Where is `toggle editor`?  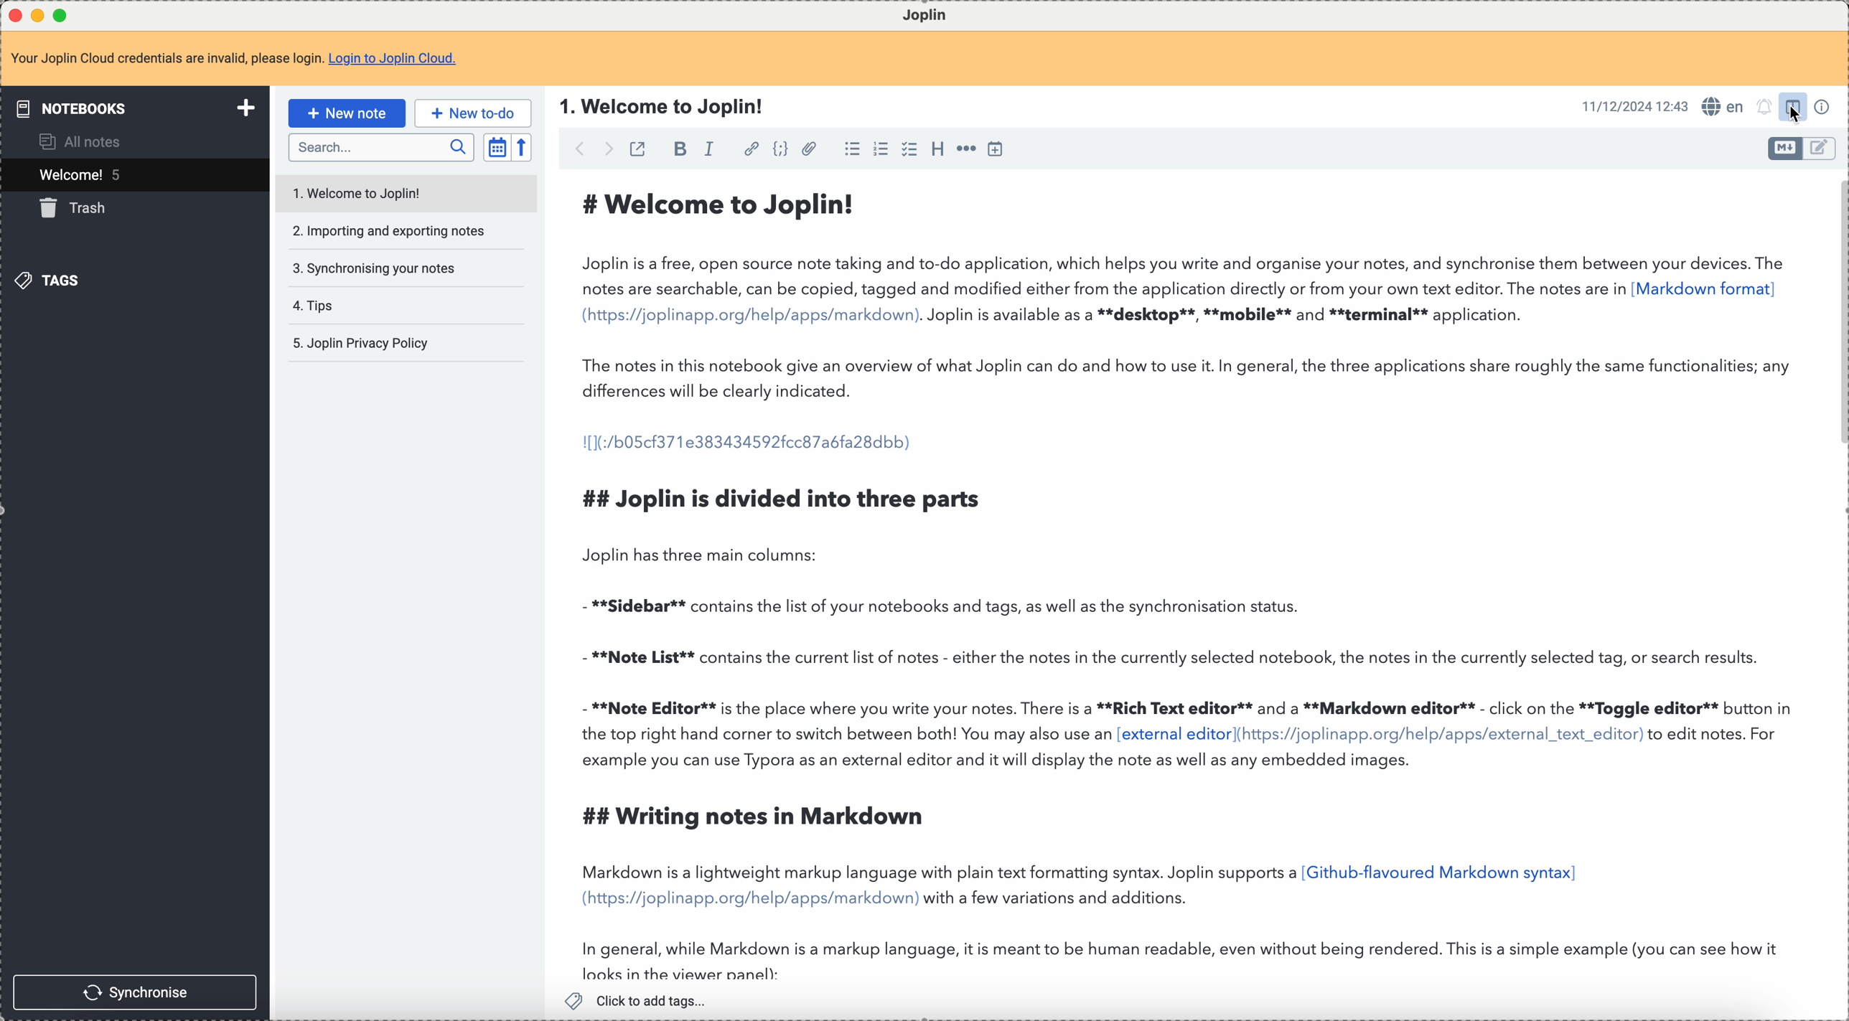
toggle editor is located at coordinates (1822, 150).